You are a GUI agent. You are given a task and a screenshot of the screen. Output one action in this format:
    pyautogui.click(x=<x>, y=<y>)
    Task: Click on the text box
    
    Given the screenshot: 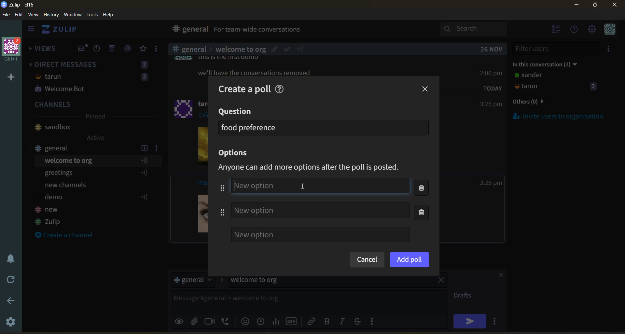 What is the action you would take?
    pyautogui.click(x=292, y=300)
    